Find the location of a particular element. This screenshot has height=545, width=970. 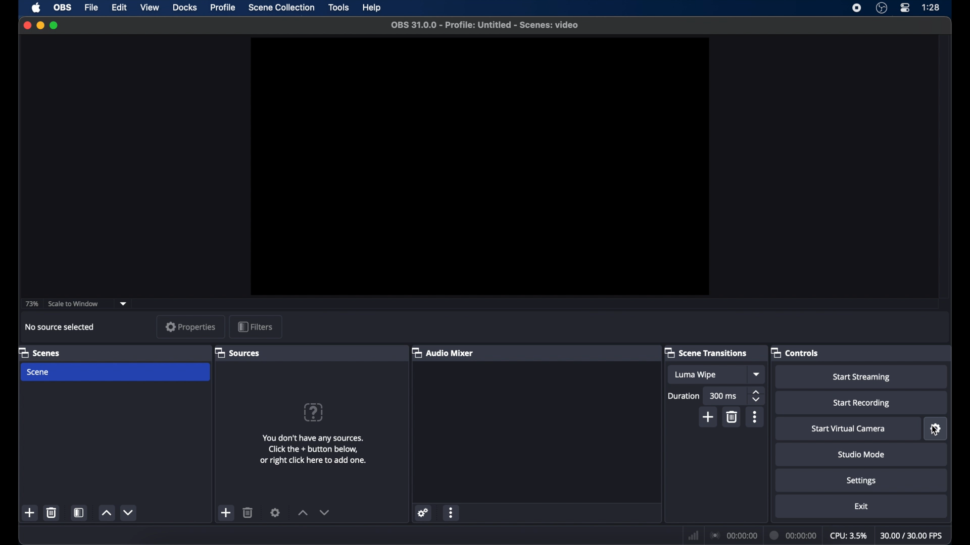

properties is located at coordinates (190, 326).